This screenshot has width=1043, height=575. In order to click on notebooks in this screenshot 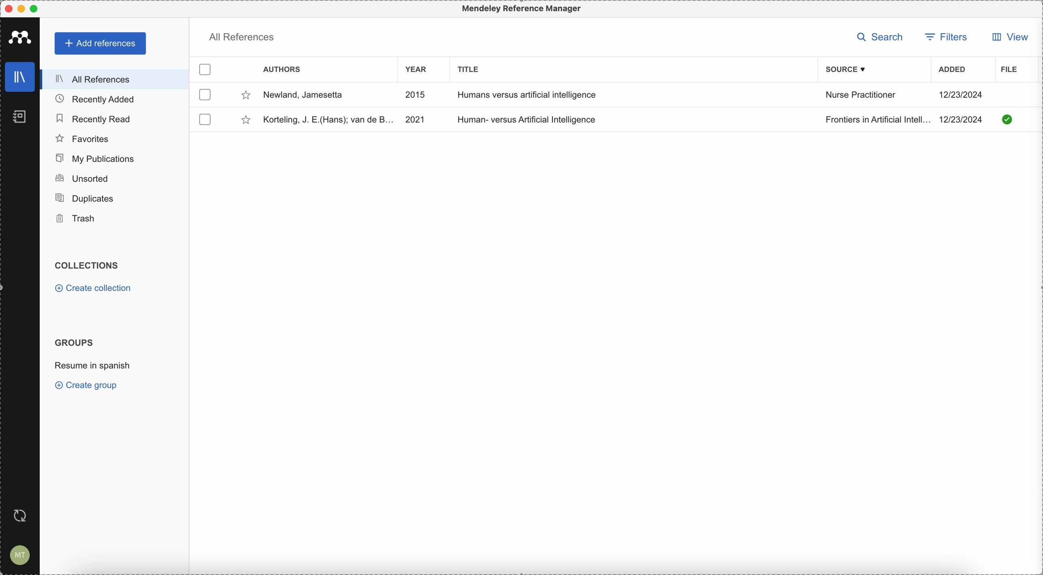, I will do `click(18, 115)`.